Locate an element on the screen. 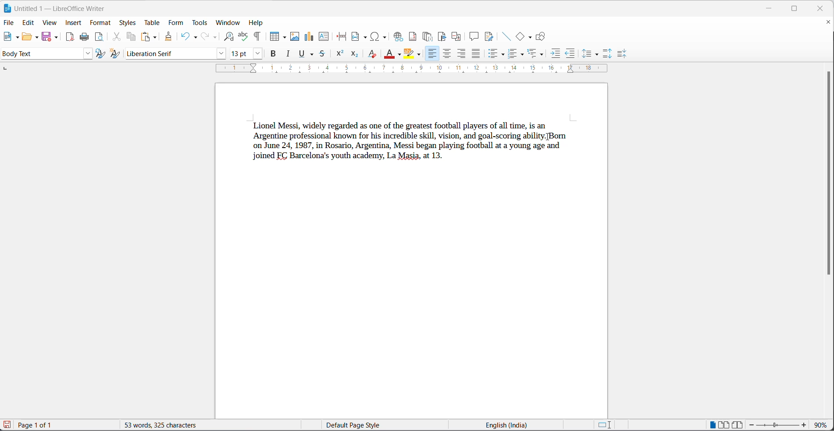 This screenshot has width=834, height=431. page style is located at coordinates (374, 425).